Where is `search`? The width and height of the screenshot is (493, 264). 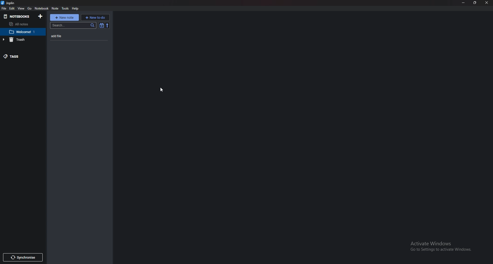 search is located at coordinates (72, 25).